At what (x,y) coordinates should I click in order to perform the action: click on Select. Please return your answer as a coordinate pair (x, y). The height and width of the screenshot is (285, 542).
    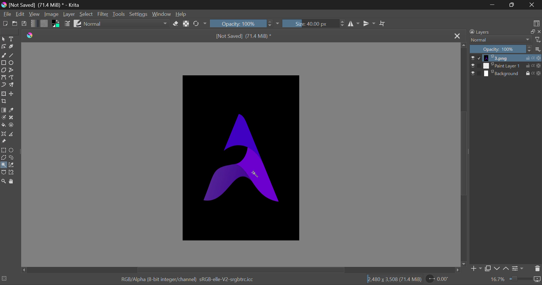
    Looking at the image, I should click on (86, 14).